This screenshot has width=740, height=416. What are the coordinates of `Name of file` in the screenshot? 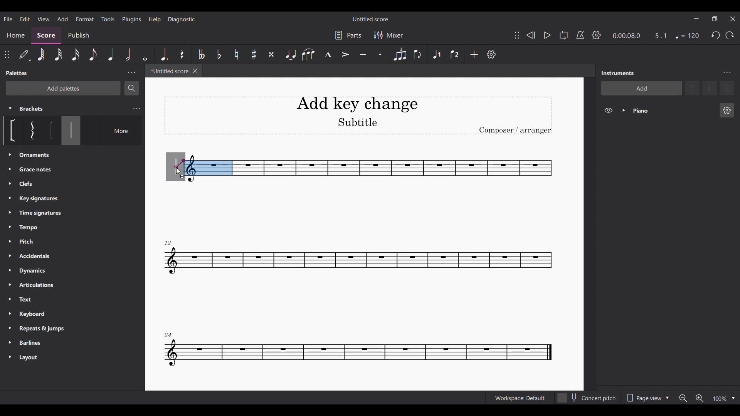 It's located at (371, 19).